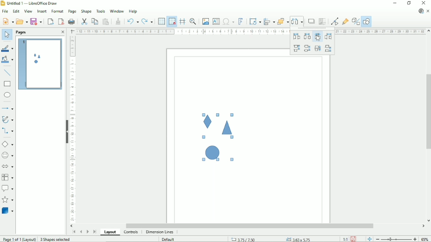 Image resolution: width=431 pixels, height=242 pixels. I want to click on Insert, so click(41, 11).